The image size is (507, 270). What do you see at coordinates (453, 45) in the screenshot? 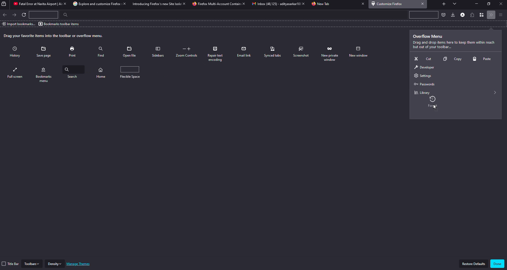
I see `info` at bounding box center [453, 45].